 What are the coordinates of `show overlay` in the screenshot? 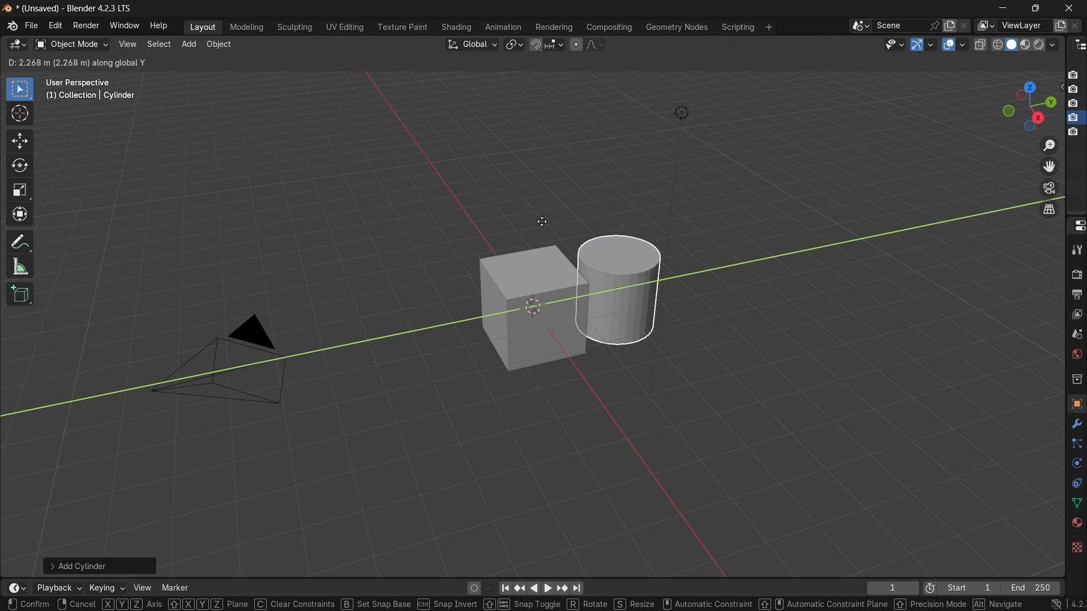 It's located at (949, 45).